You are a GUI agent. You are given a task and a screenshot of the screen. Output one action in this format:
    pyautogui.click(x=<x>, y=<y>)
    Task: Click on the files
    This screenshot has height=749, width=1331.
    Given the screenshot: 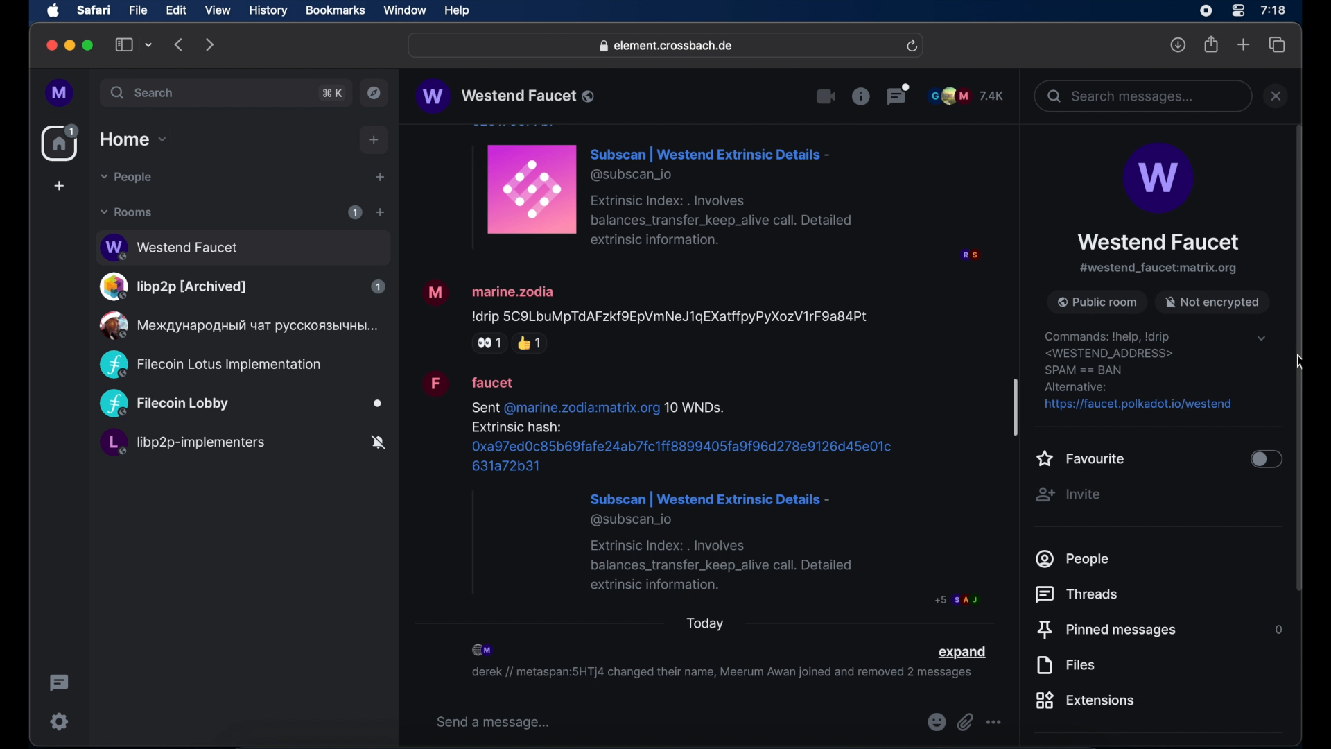 What is the action you would take?
    pyautogui.click(x=1066, y=665)
    